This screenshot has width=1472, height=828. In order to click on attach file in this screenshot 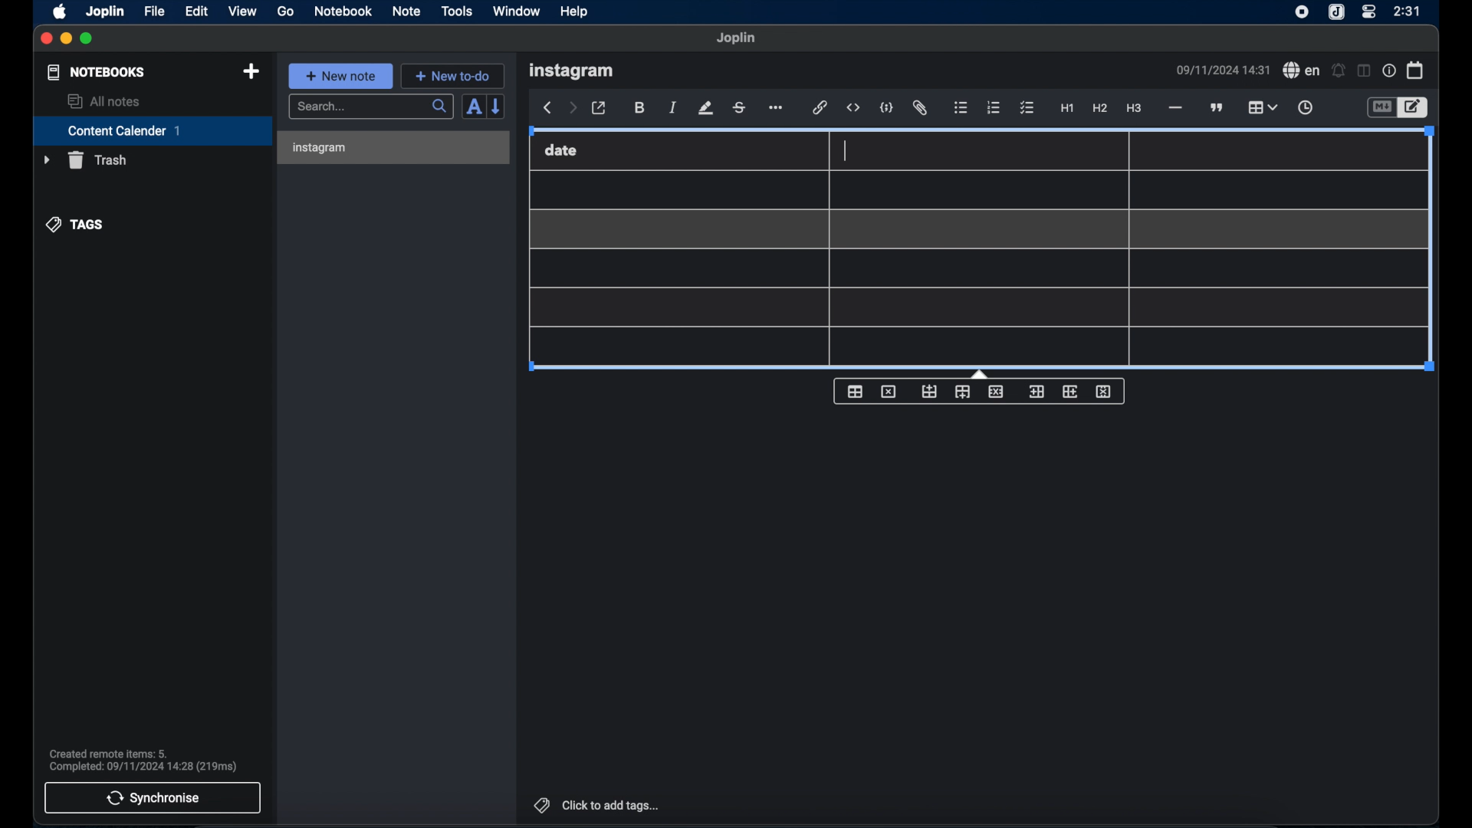, I will do `click(922, 108)`.